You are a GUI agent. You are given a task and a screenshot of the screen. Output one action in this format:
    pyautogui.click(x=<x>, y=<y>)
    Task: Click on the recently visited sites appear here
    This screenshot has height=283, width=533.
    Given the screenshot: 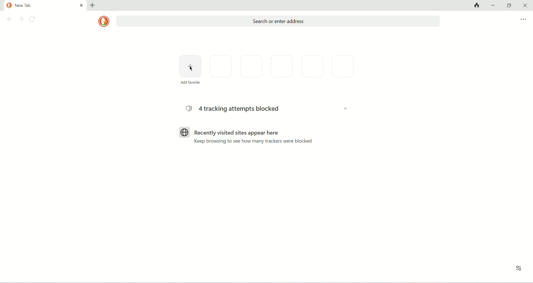 What is the action you would take?
    pyautogui.click(x=228, y=132)
    